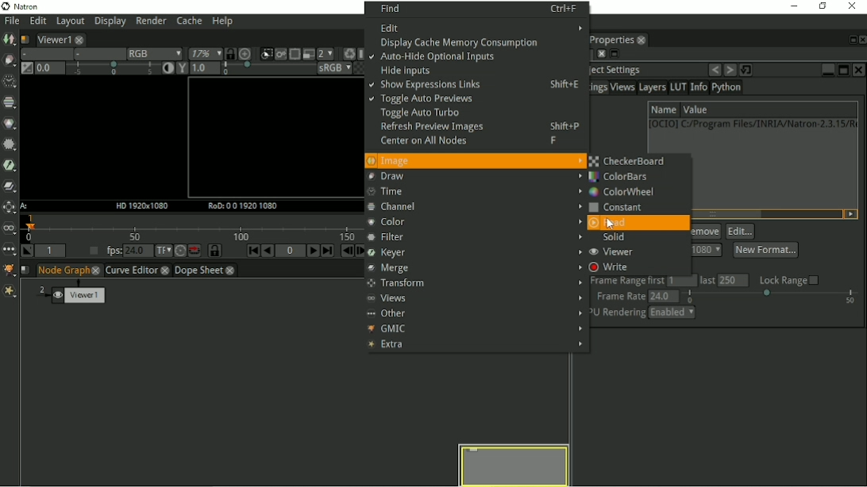 The width and height of the screenshot is (867, 487). I want to click on Viewer1, so click(58, 38).